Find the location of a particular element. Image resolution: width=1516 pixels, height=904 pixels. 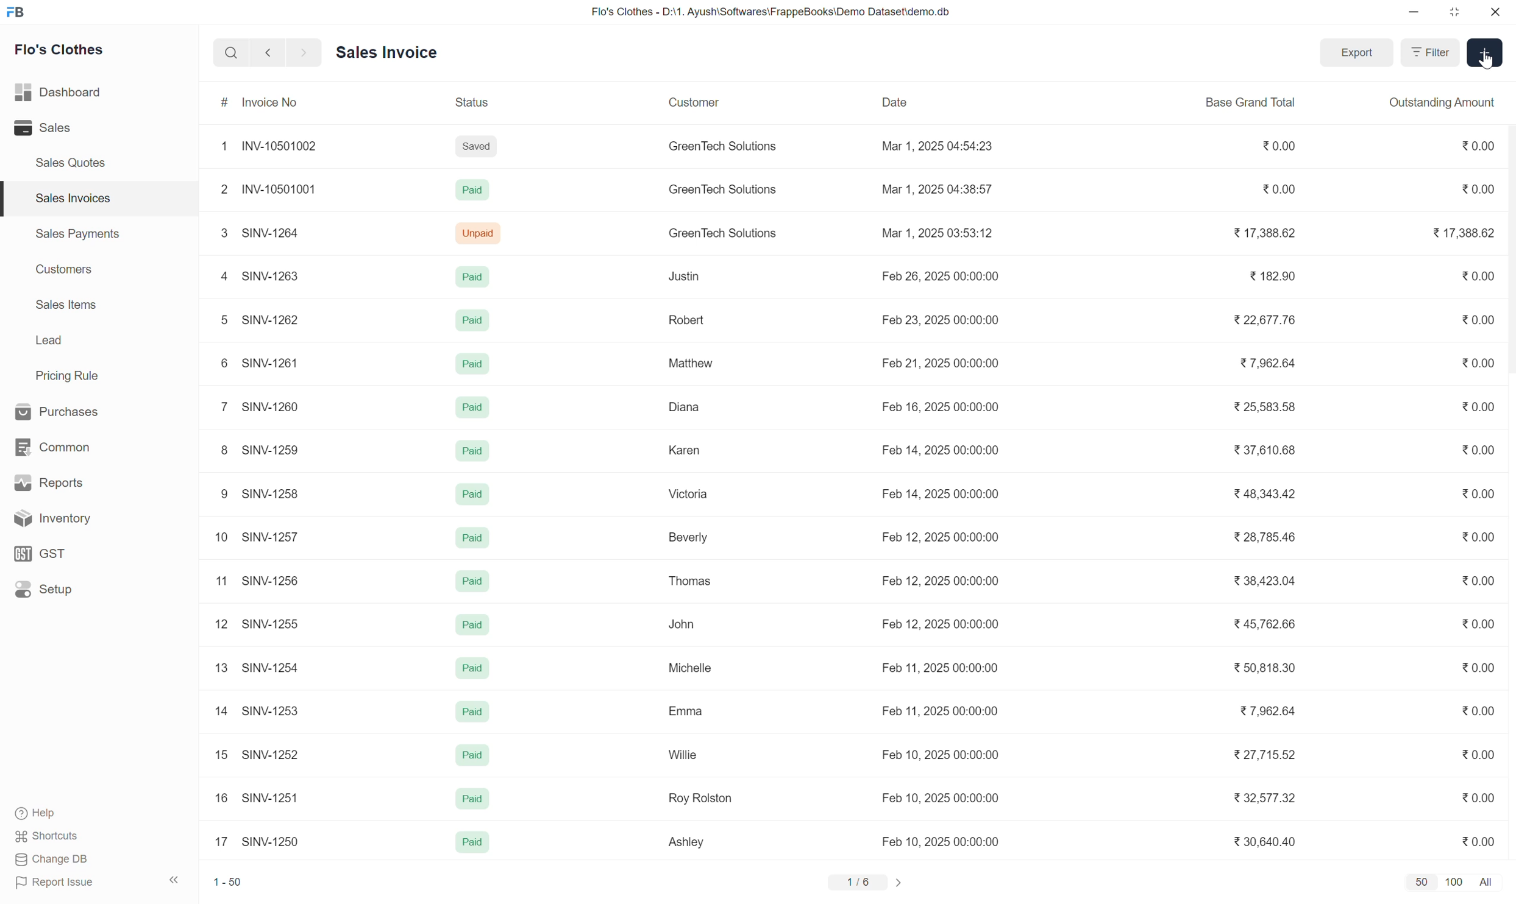

SINV-1260 is located at coordinates (276, 409).